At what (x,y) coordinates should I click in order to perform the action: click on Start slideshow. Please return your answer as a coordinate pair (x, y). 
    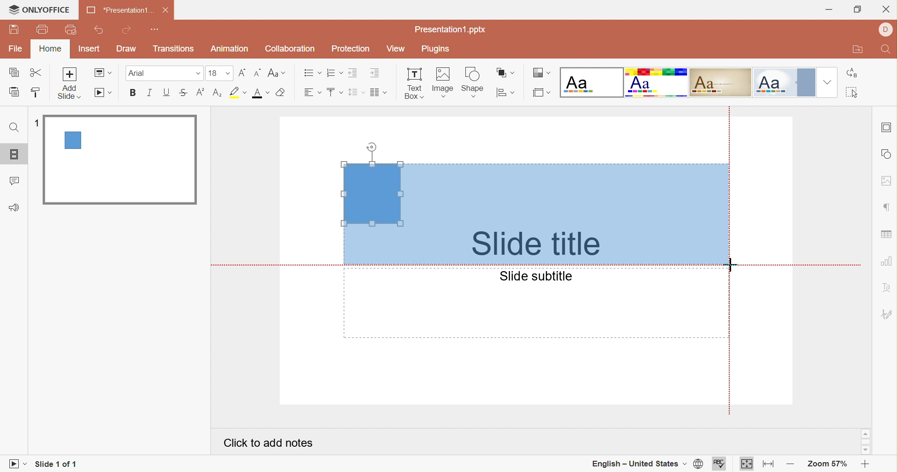
    Looking at the image, I should click on (104, 93).